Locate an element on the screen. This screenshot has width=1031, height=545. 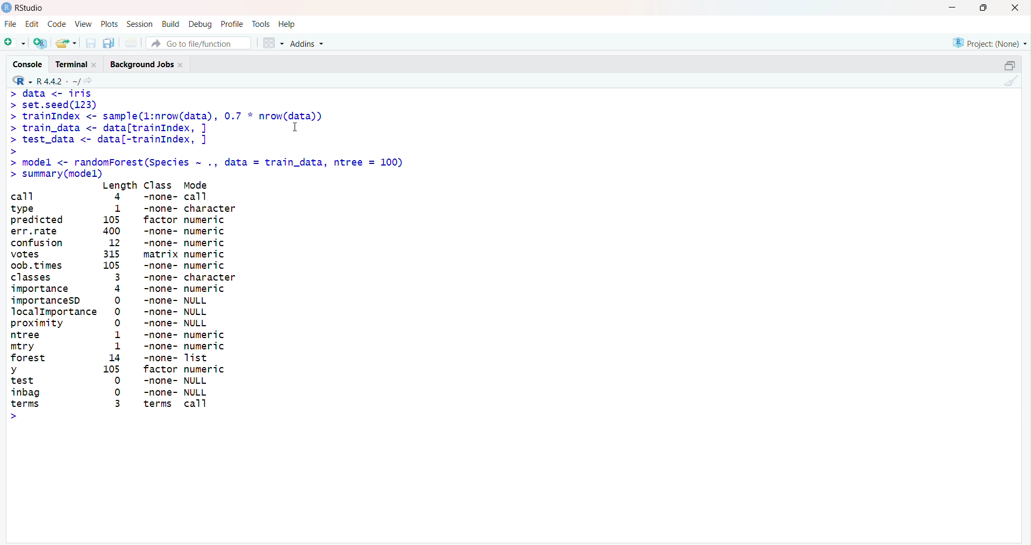
Profile is located at coordinates (232, 24).